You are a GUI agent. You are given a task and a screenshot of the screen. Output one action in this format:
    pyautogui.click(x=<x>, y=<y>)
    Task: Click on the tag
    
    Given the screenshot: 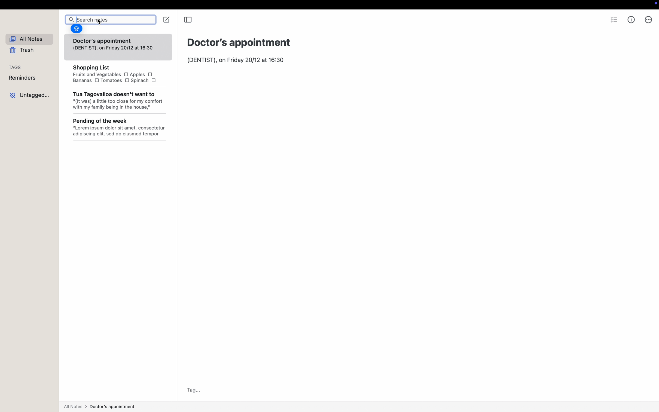 What is the action you would take?
    pyautogui.click(x=192, y=390)
    